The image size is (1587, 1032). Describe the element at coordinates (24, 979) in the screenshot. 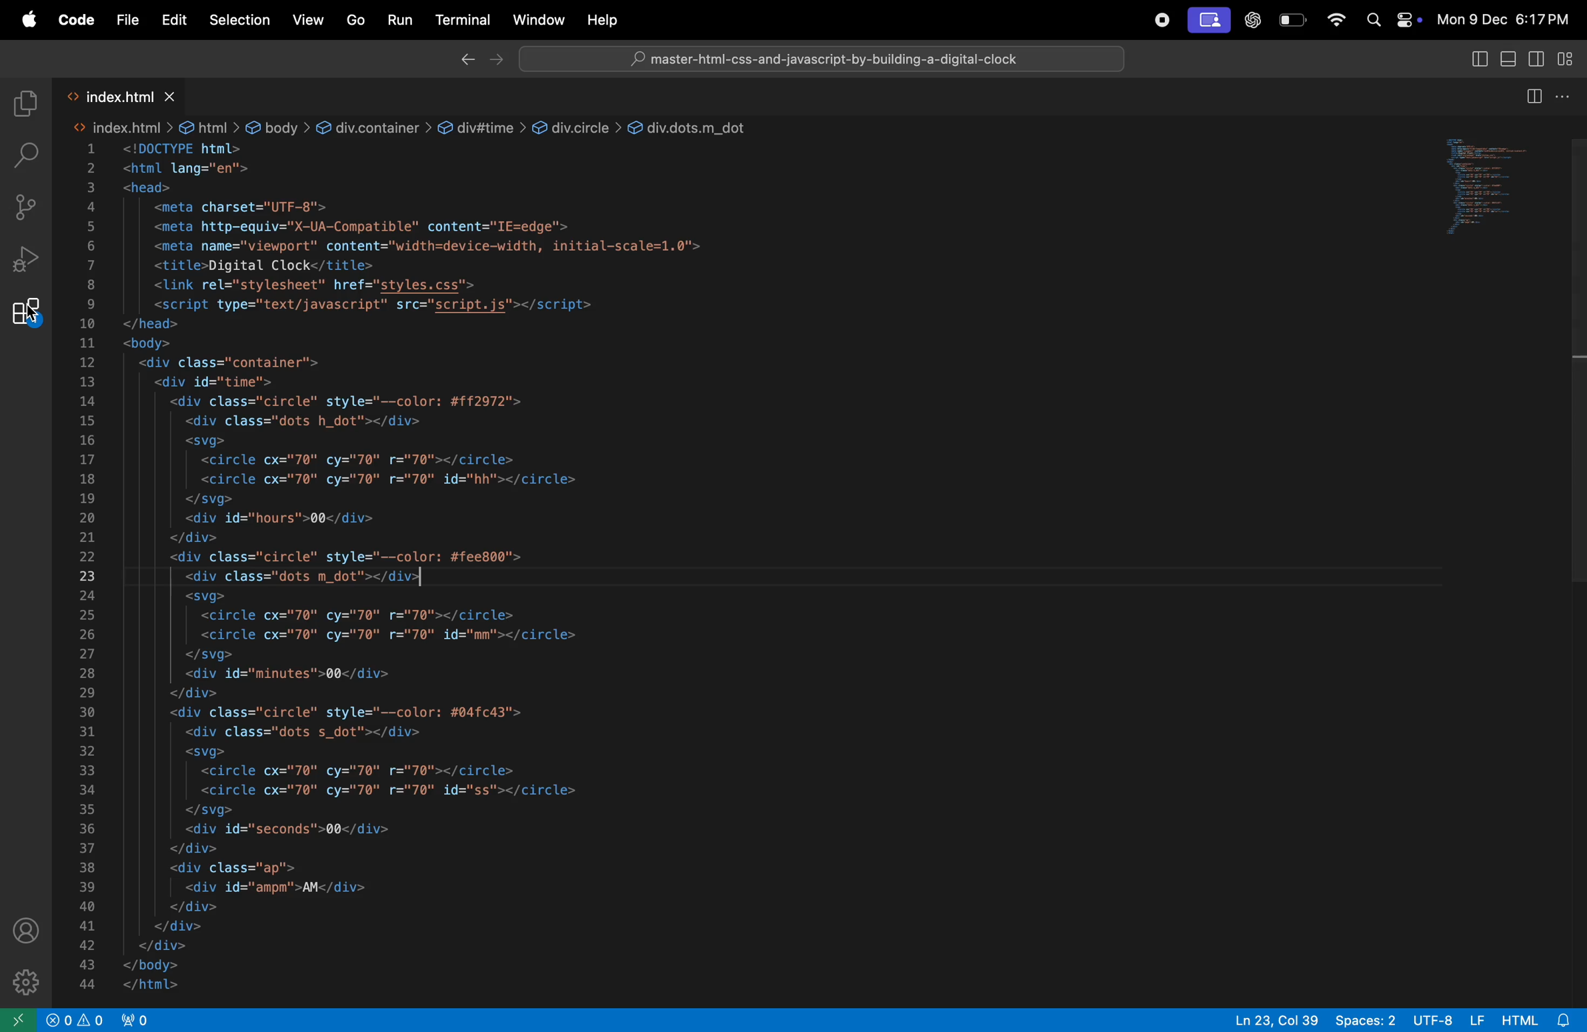

I see `settings` at that location.